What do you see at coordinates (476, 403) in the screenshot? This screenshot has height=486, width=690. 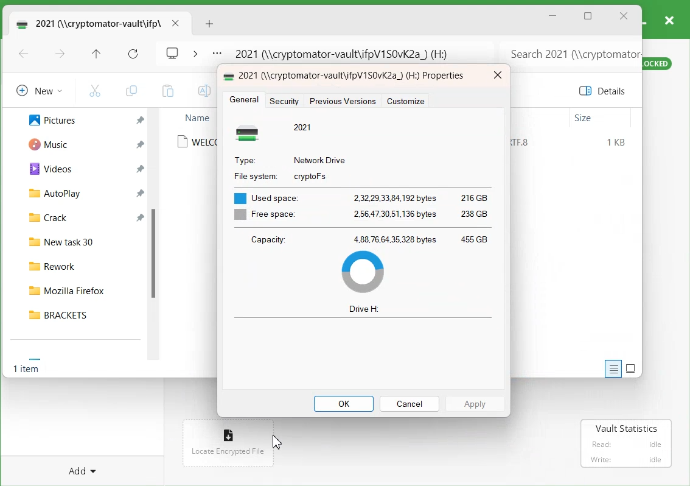 I see `Apply` at bounding box center [476, 403].